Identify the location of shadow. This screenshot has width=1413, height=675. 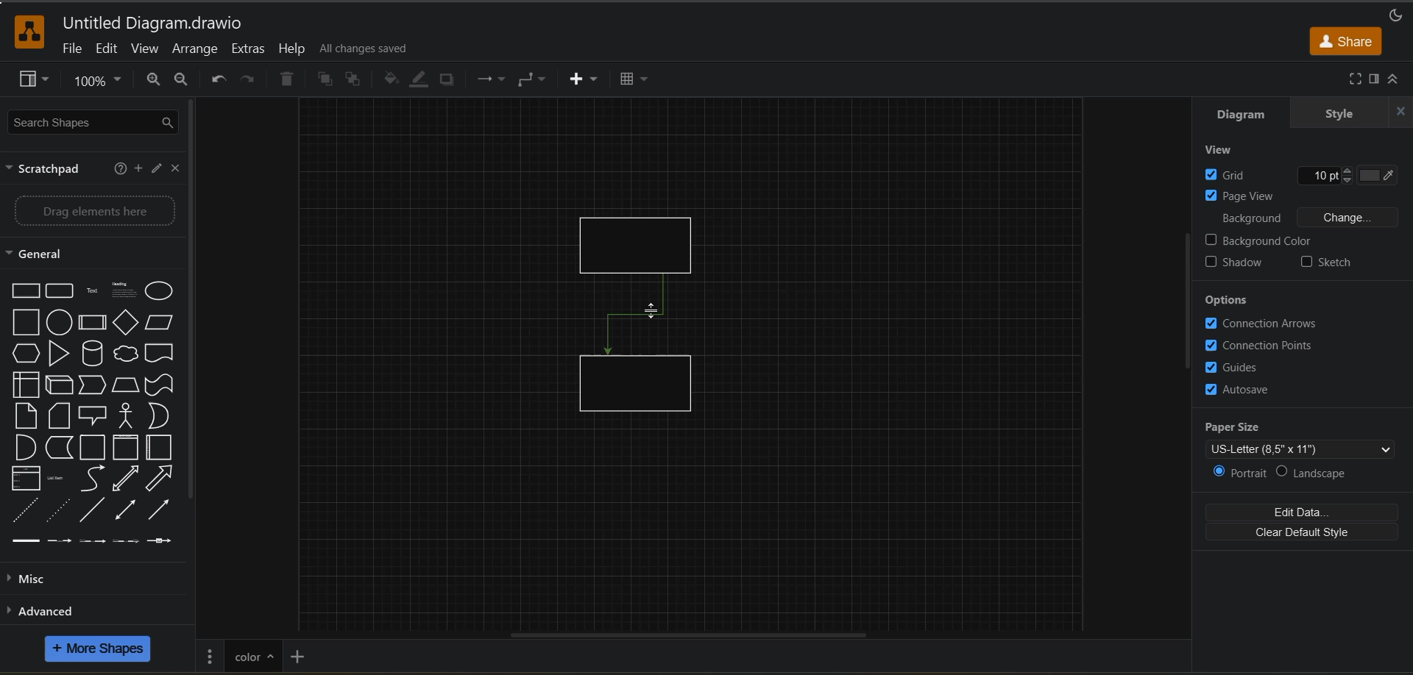
(1236, 264).